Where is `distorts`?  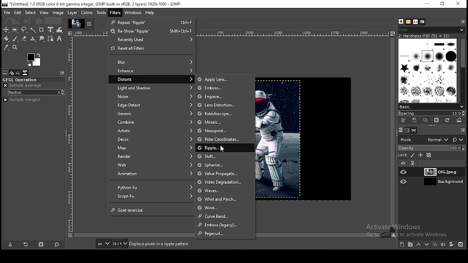
distorts is located at coordinates (155, 80).